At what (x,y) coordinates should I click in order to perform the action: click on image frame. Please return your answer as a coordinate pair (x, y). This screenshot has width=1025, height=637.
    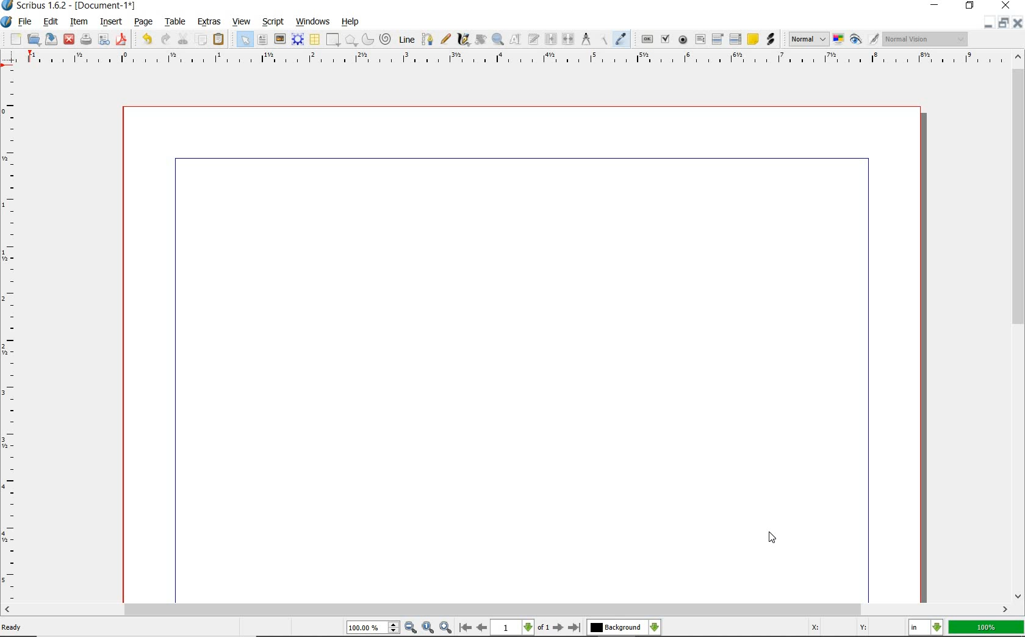
    Looking at the image, I should click on (280, 40).